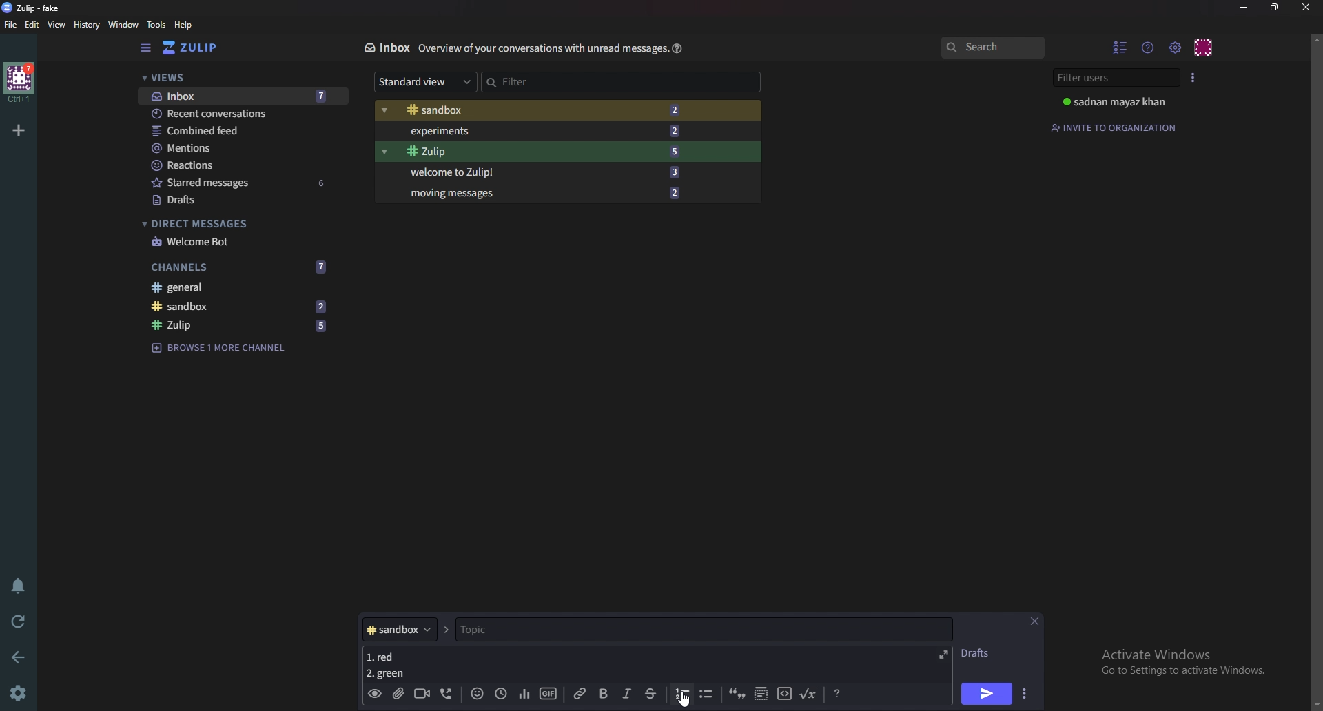  What do you see at coordinates (543, 192) in the screenshot?
I see `Moving messages` at bounding box center [543, 192].